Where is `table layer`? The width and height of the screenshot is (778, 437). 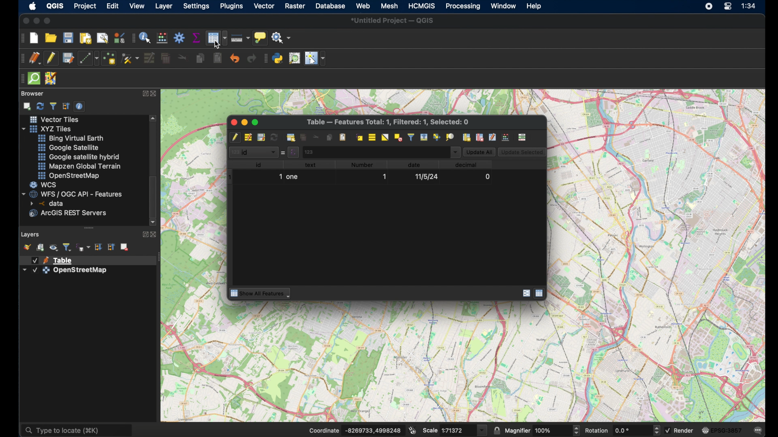
table layer is located at coordinates (53, 259).